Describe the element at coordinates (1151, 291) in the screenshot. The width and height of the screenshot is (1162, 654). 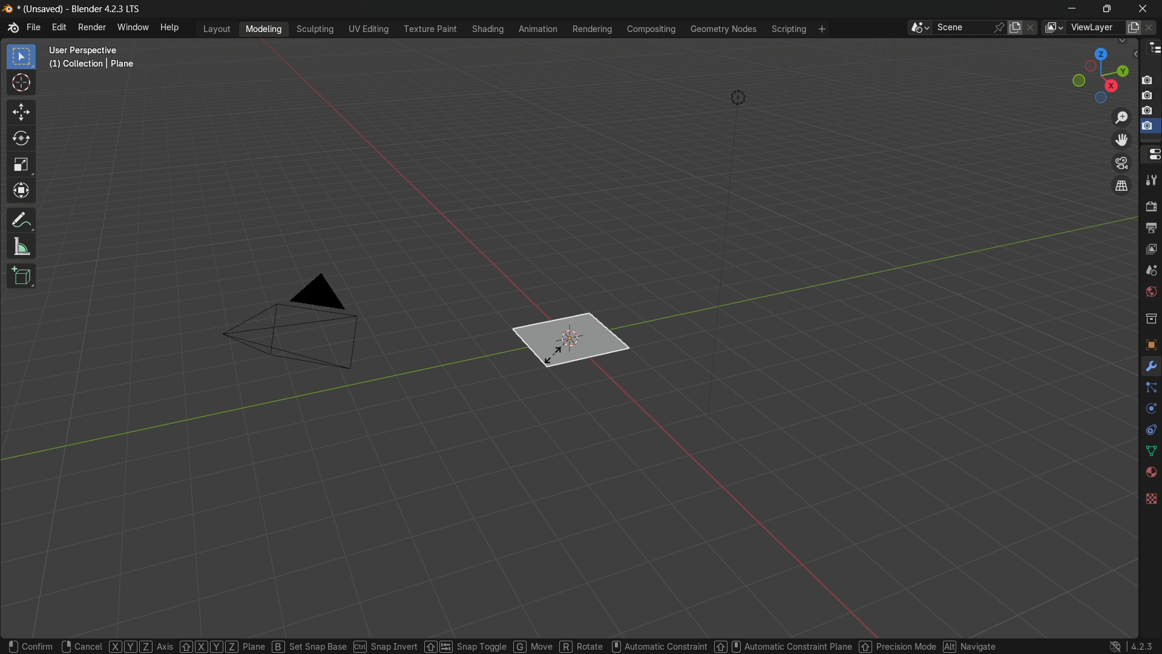
I see `` at that location.